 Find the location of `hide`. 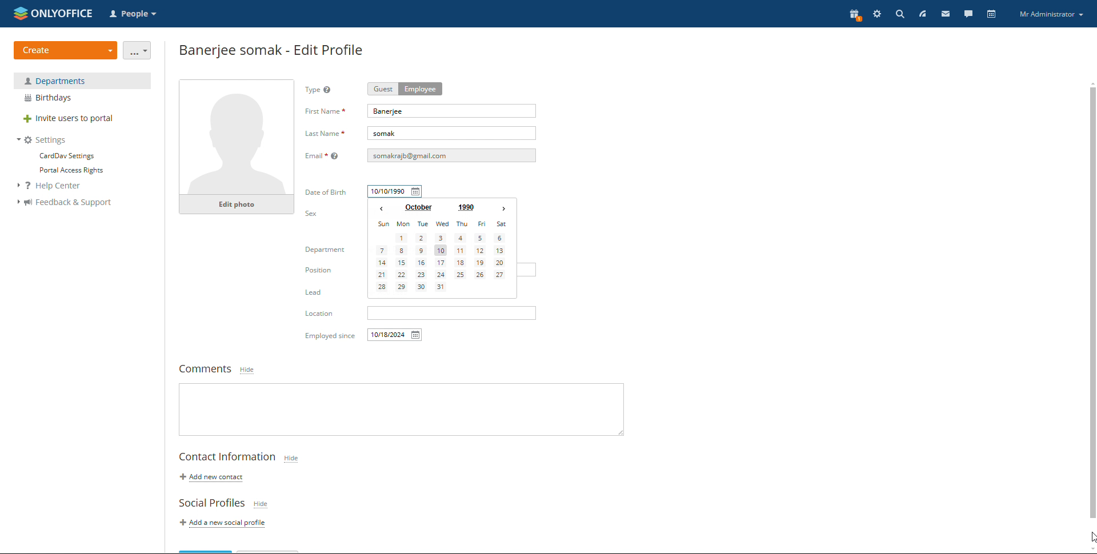

hide is located at coordinates (261, 504).